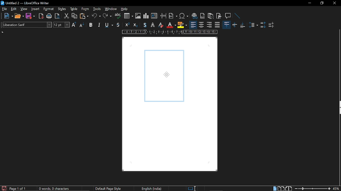 This screenshot has width=341, height=191. What do you see at coordinates (128, 25) in the screenshot?
I see `superscript` at bounding box center [128, 25].